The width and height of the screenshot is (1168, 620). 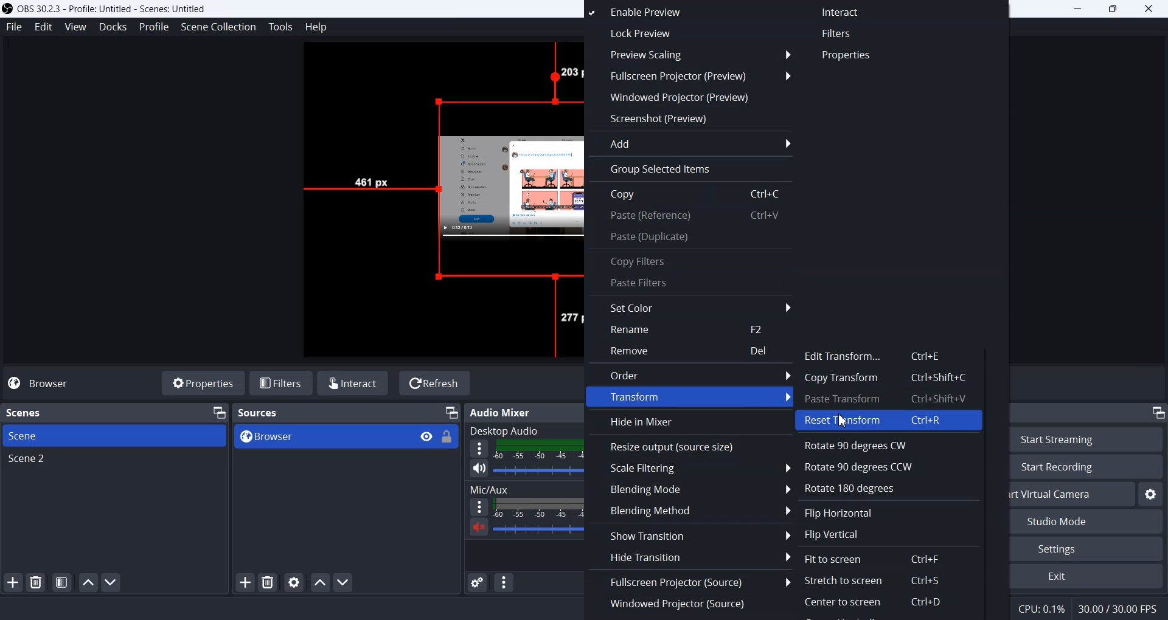 I want to click on Minimize, so click(x=451, y=413).